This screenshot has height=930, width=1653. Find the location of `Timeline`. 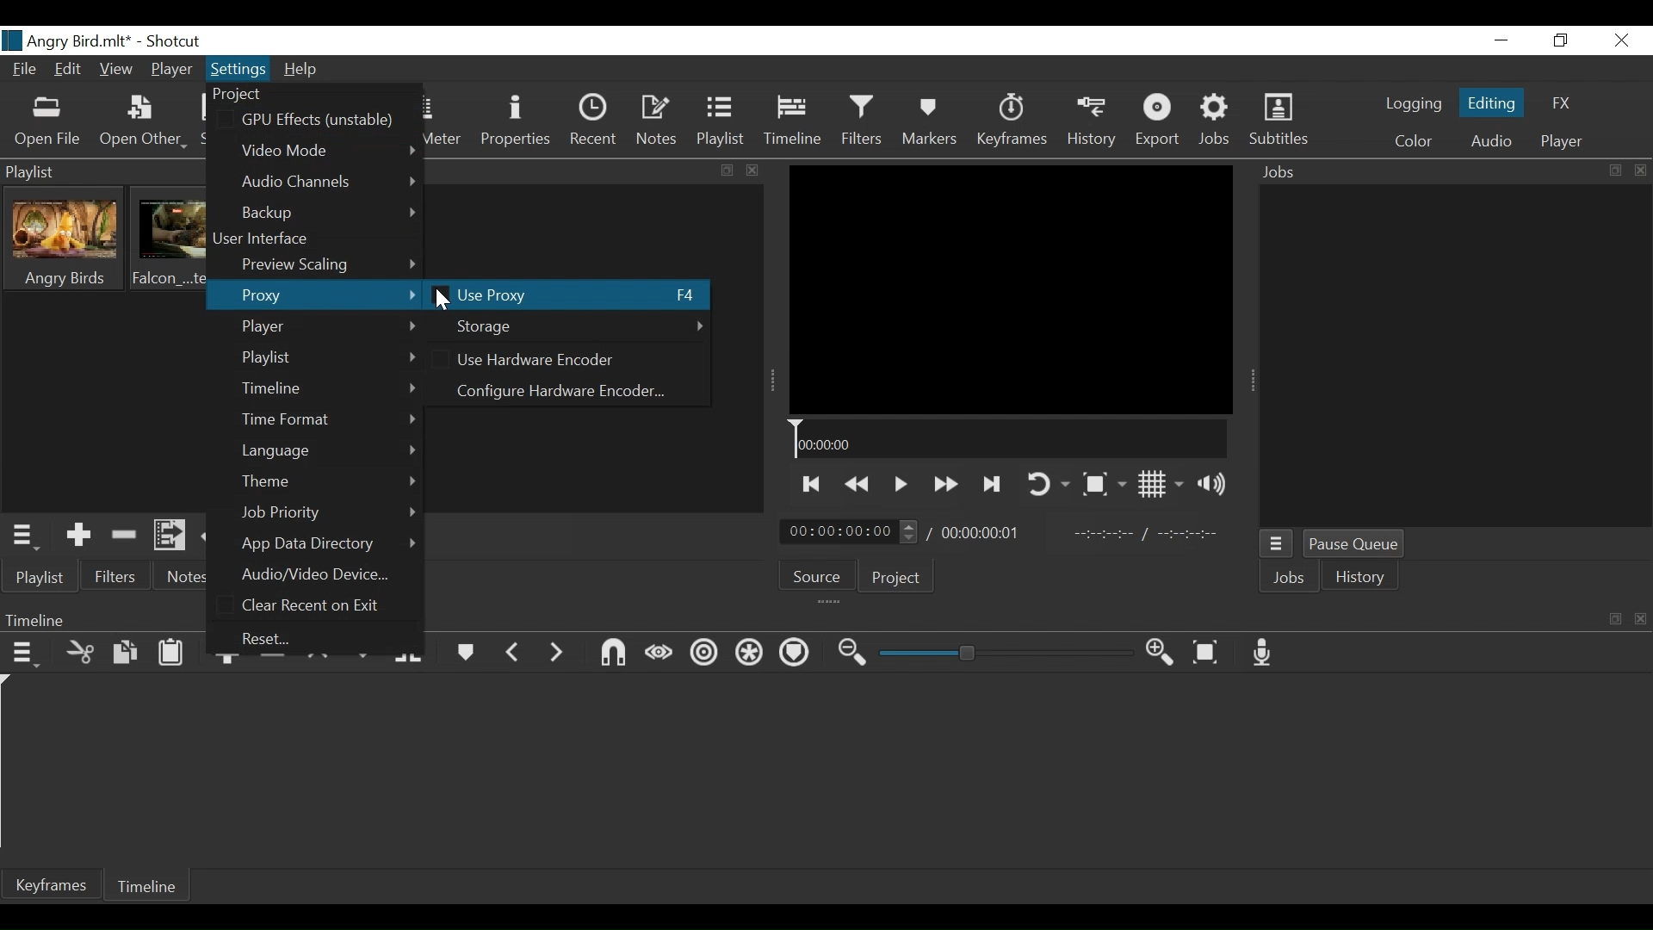

Timeline is located at coordinates (794, 121).